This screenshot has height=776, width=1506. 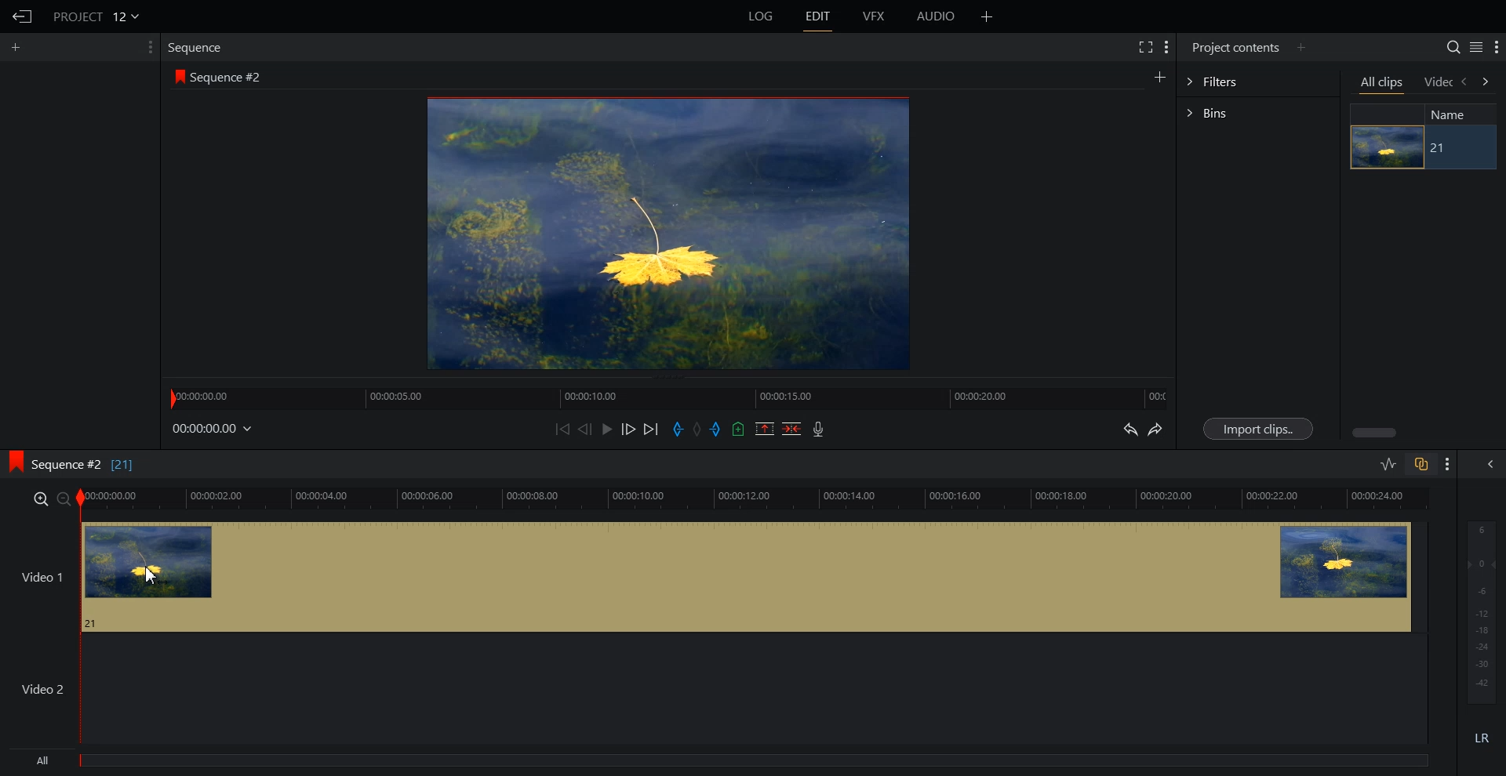 I want to click on All, so click(x=722, y=763).